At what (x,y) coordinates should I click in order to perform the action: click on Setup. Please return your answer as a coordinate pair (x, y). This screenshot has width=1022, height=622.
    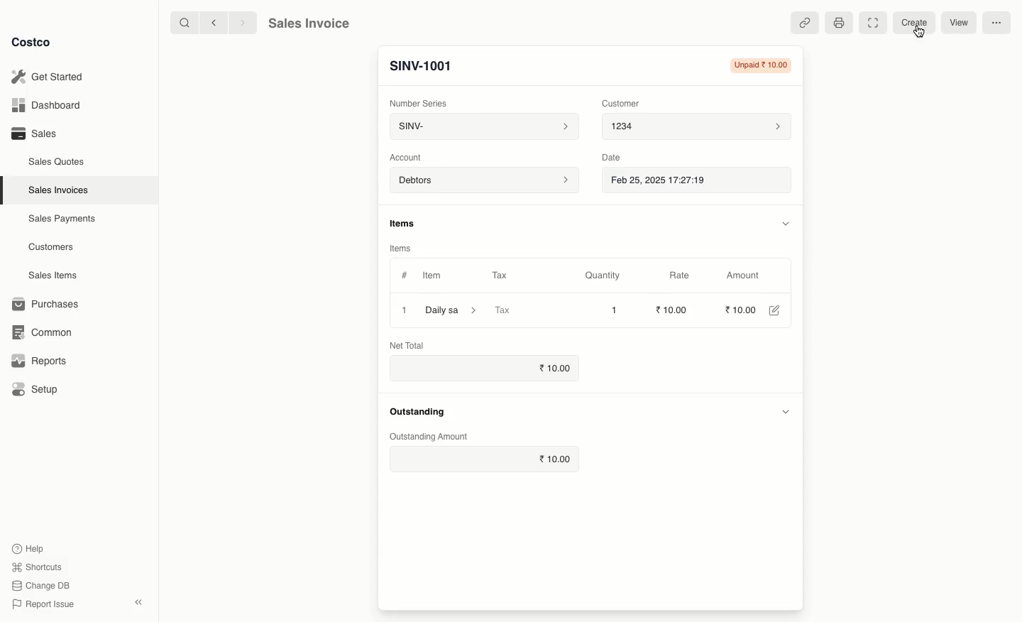
    Looking at the image, I should click on (35, 388).